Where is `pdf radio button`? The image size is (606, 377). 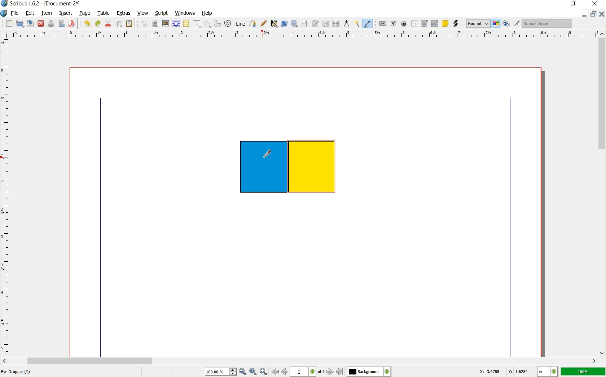
pdf radio button is located at coordinates (404, 24).